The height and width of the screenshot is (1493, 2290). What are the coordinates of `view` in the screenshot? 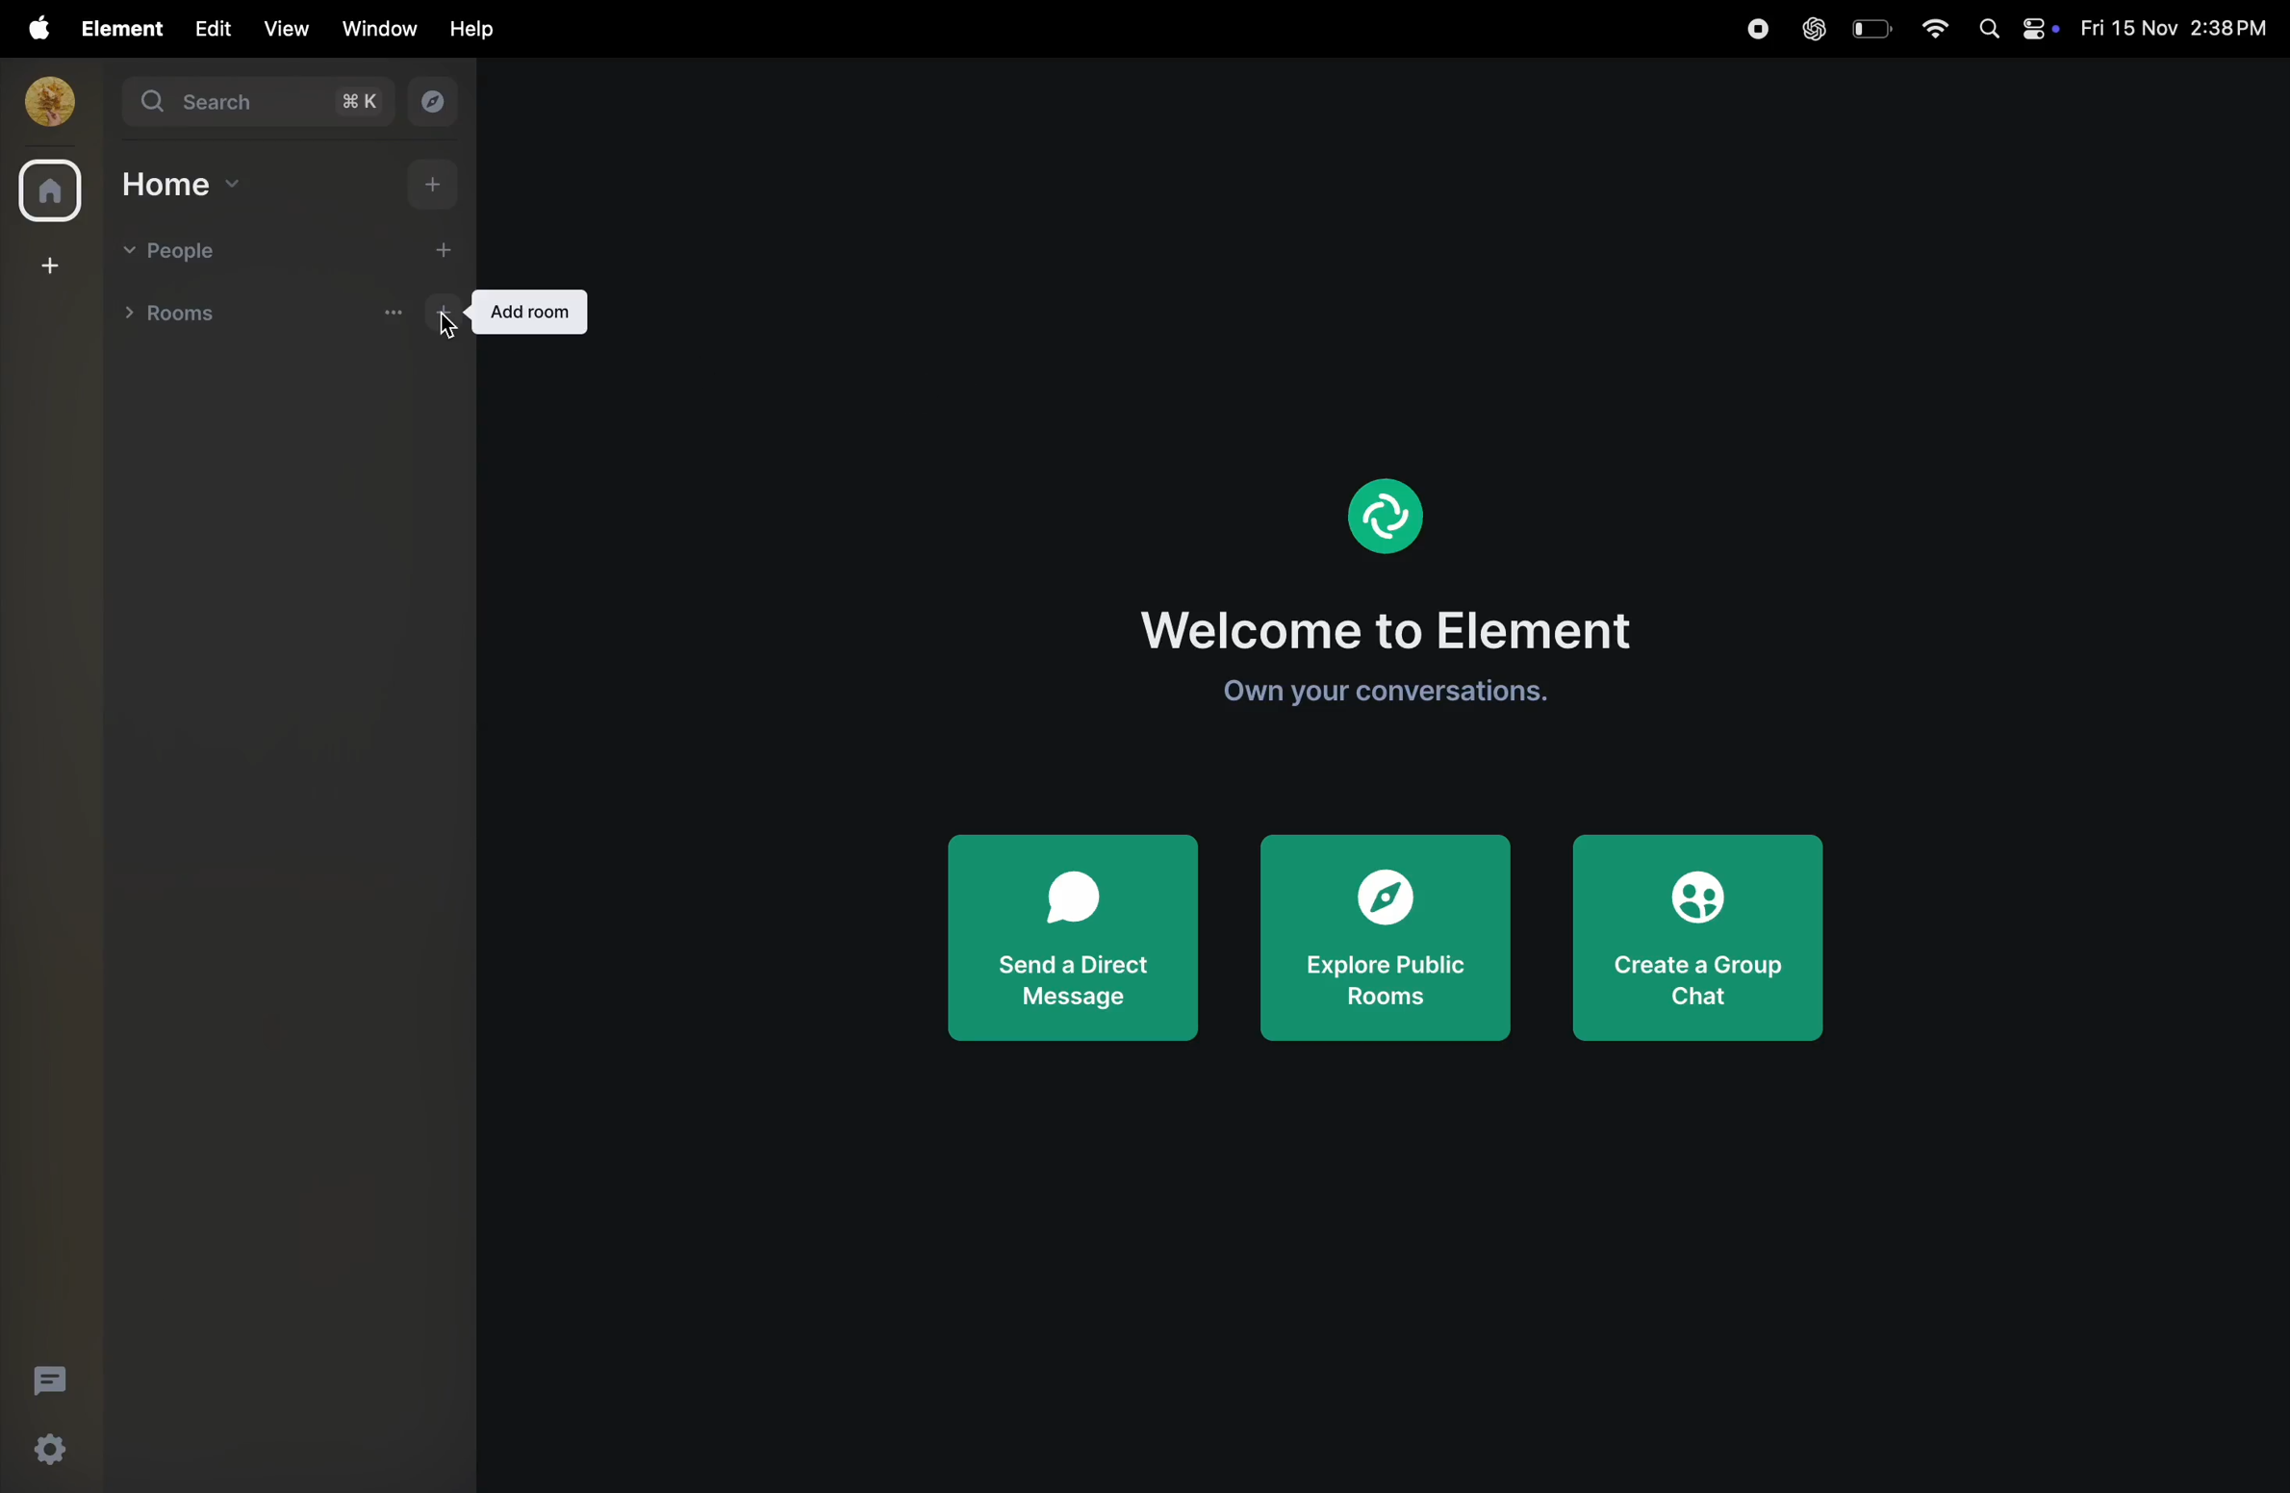 It's located at (284, 29).